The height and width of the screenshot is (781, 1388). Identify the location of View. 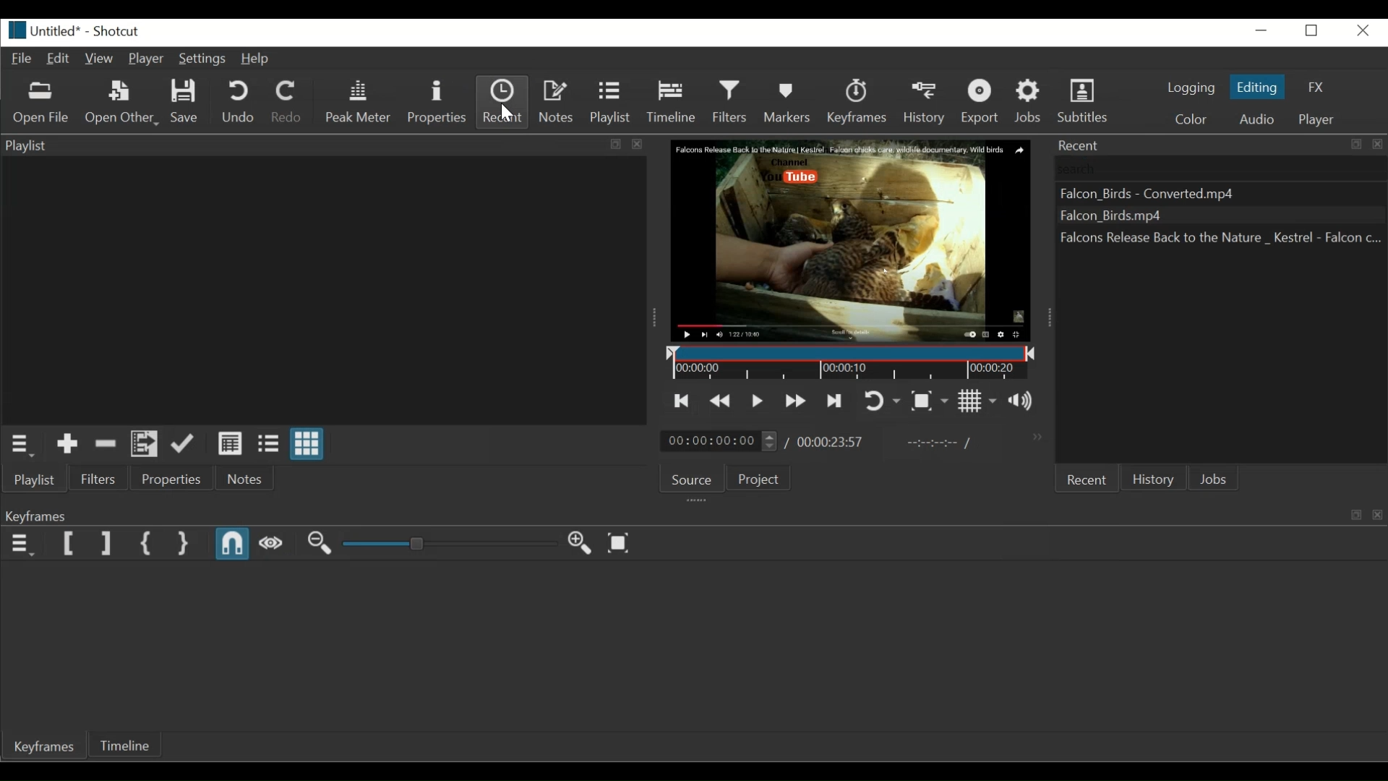
(98, 59).